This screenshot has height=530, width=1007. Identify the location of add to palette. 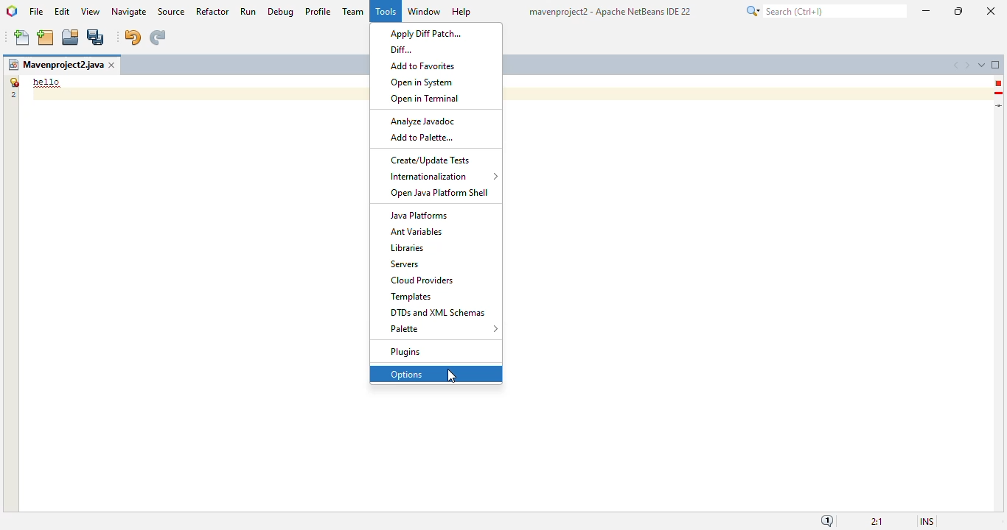
(422, 137).